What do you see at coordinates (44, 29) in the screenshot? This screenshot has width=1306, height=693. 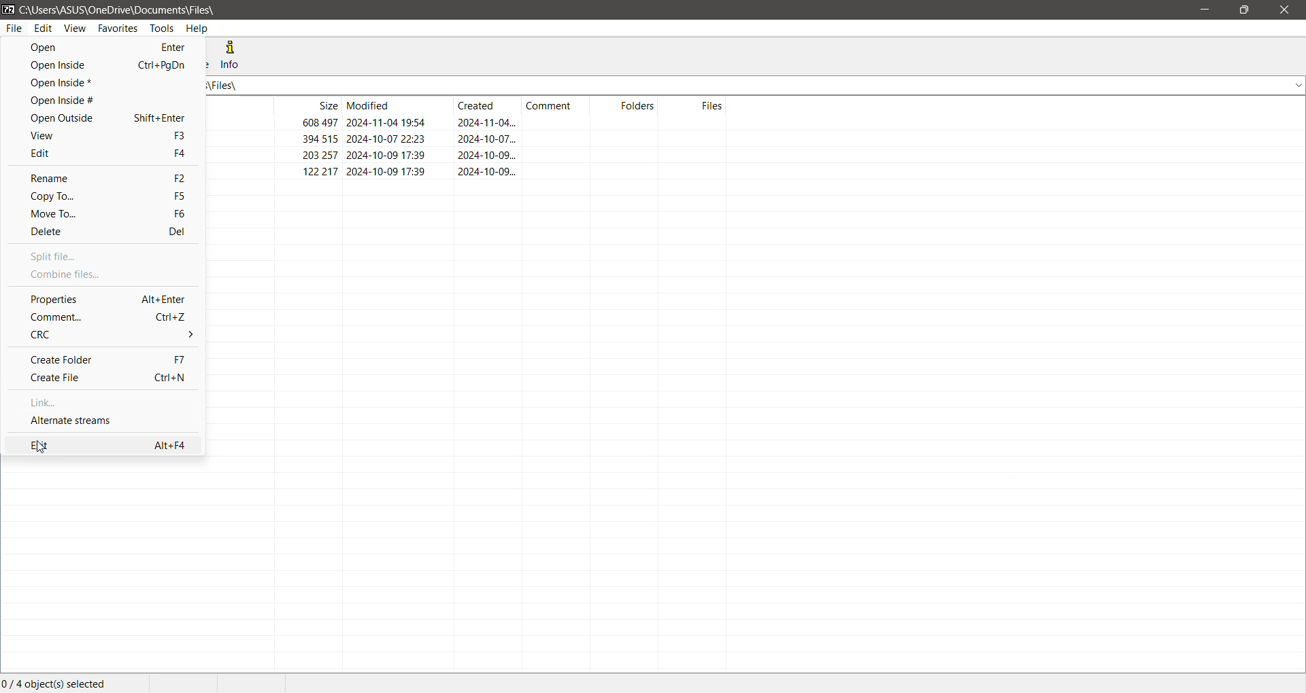 I see `Edit` at bounding box center [44, 29].